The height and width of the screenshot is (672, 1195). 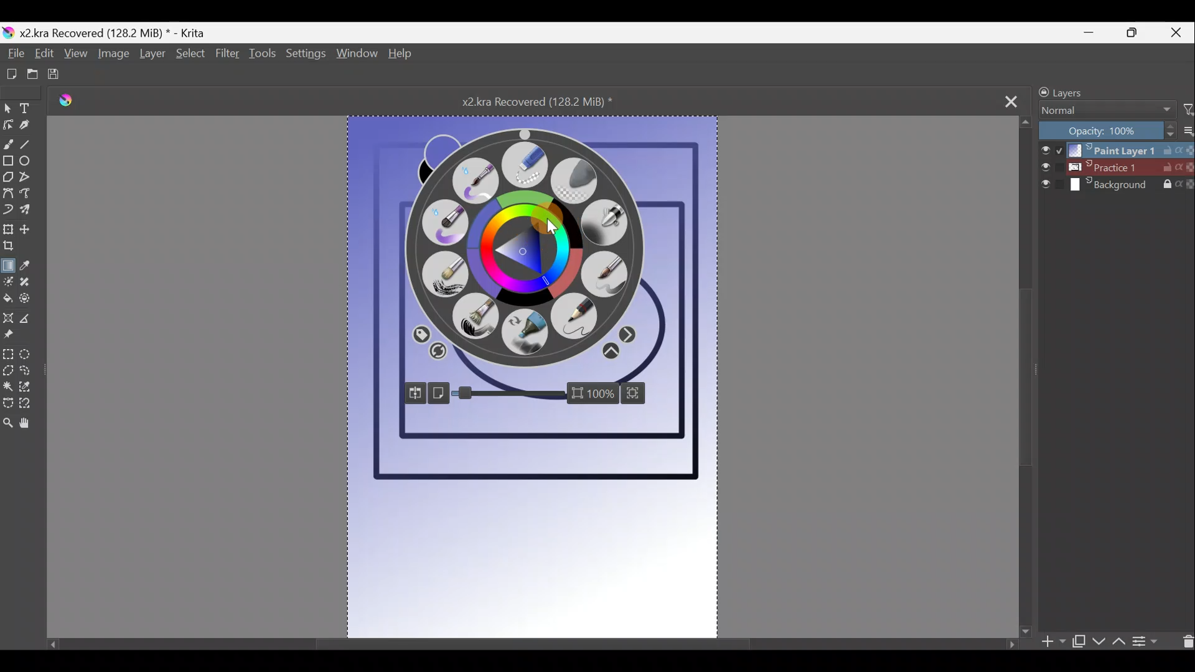 What do you see at coordinates (480, 319) in the screenshot?
I see `Bristles 2 flat rough` at bounding box center [480, 319].